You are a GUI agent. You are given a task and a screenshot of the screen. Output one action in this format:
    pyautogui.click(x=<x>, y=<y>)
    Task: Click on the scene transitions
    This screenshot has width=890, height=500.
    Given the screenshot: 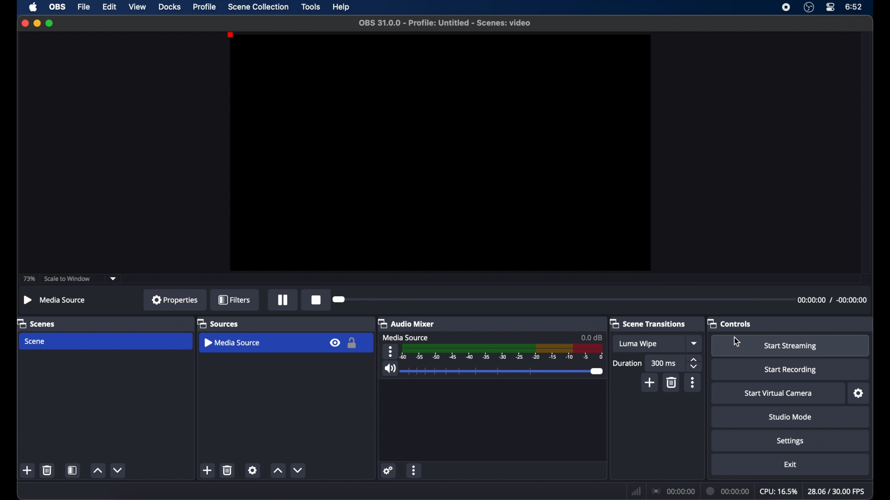 What is the action you would take?
    pyautogui.click(x=648, y=323)
    